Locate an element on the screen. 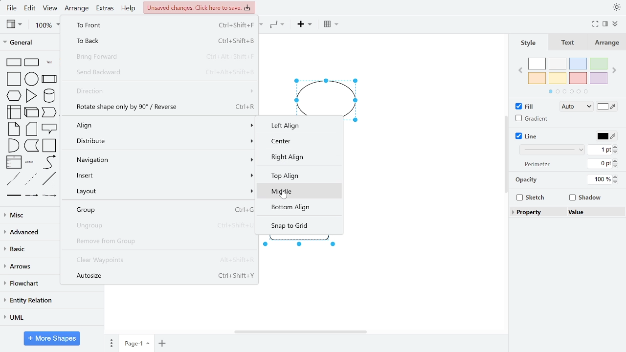 Image resolution: width=626 pixels, height=352 pixels. violet is located at coordinates (598, 78).